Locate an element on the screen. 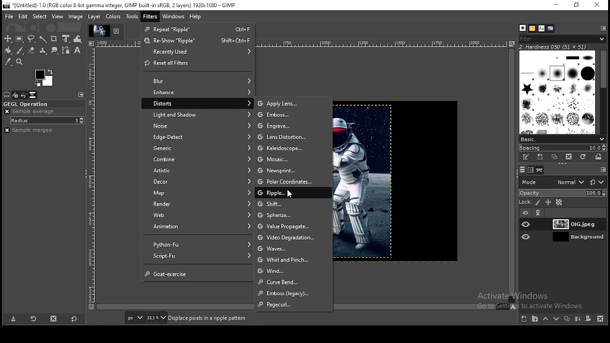 The image size is (610, 343). generic is located at coordinates (201, 148).